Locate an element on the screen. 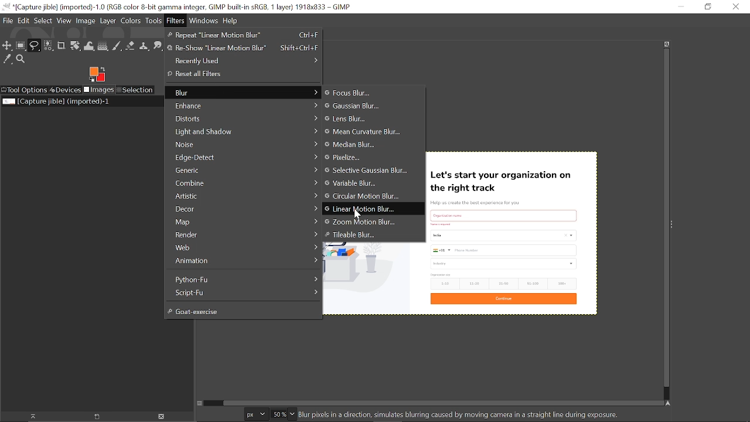 This screenshot has width=750, height=422. Edit is located at coordinates (25, 21).